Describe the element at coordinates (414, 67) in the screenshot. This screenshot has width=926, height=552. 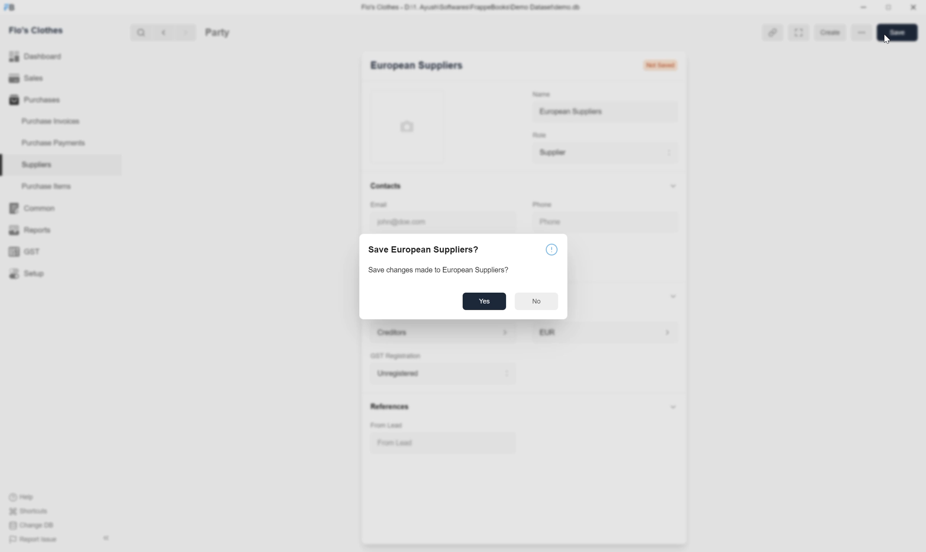
I see `European Suppliers` at that location.